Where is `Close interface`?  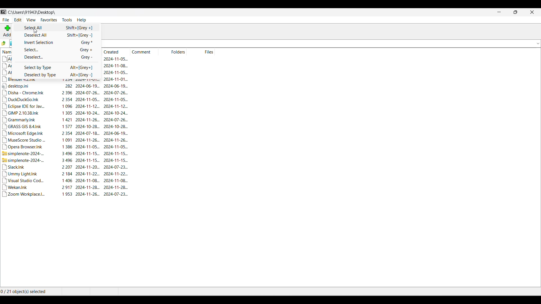 Close interface is located at coordinates (532, 12).